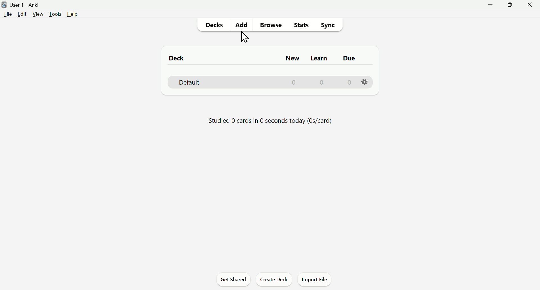 This screenshot has height=290, width=540. What do you see at coordinates (271, 26) in the screenshot?
I see `Browse` at bounding box center [271, 26].